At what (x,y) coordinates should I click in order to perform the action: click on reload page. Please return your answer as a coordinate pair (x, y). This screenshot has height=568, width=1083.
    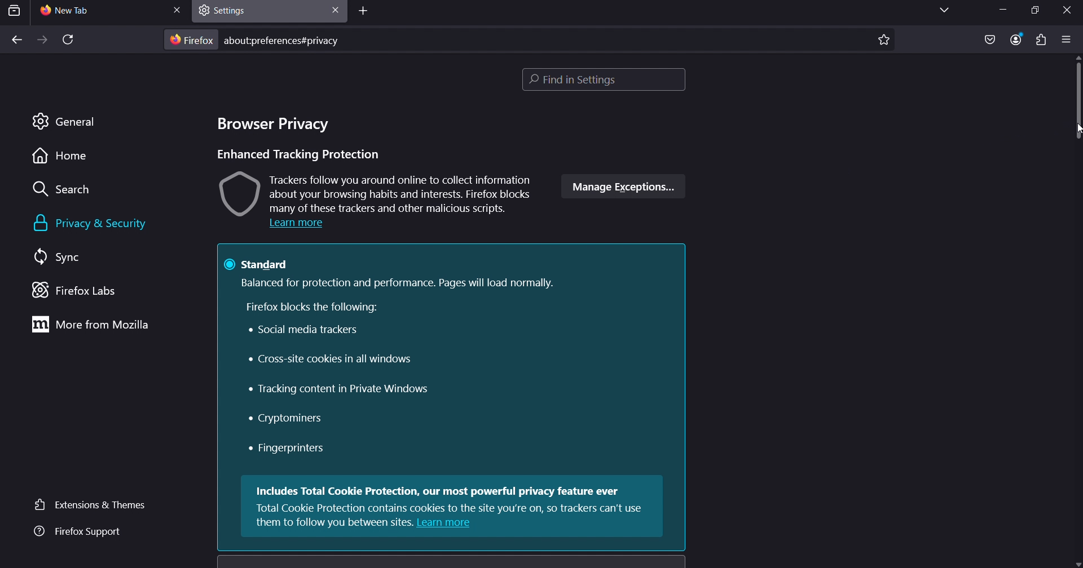
    Looking at the image, I should click on (67, 41).